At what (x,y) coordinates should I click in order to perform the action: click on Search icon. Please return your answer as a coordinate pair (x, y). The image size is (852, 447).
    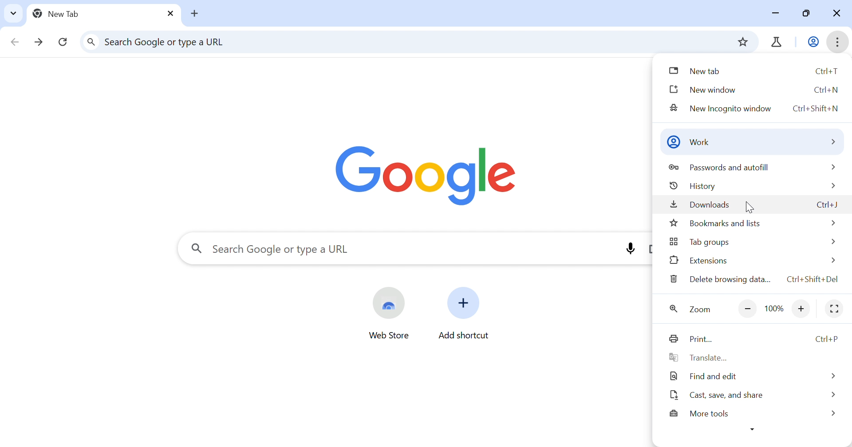
    Looking at the image, I should click on (197, 248).